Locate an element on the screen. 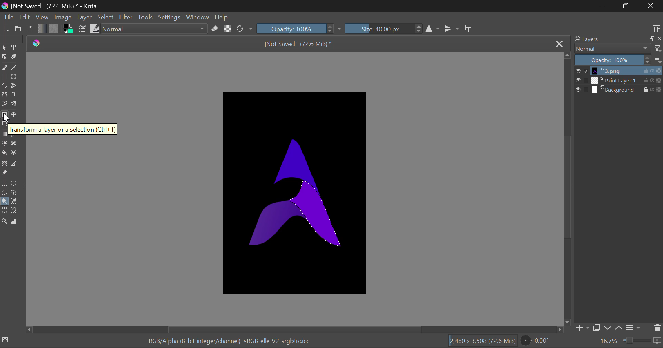 The image size is (663, 348). Zoom is located at coordinates (4, 220).